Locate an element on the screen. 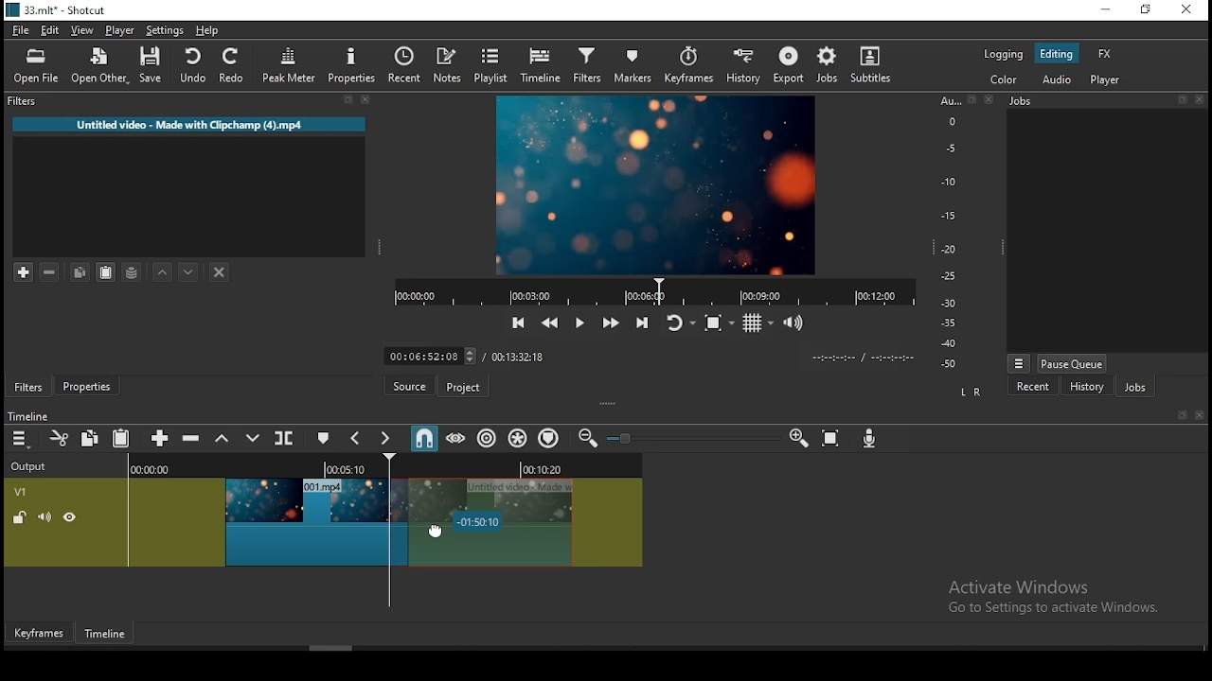 Image resolution: width=1212 pixels, height=681 pixels. properties is located at coordinates (351, 65).